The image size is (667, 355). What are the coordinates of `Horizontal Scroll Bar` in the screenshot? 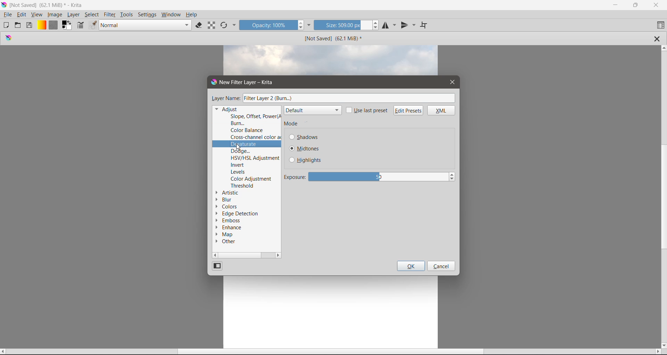 It's located at (246, 255).